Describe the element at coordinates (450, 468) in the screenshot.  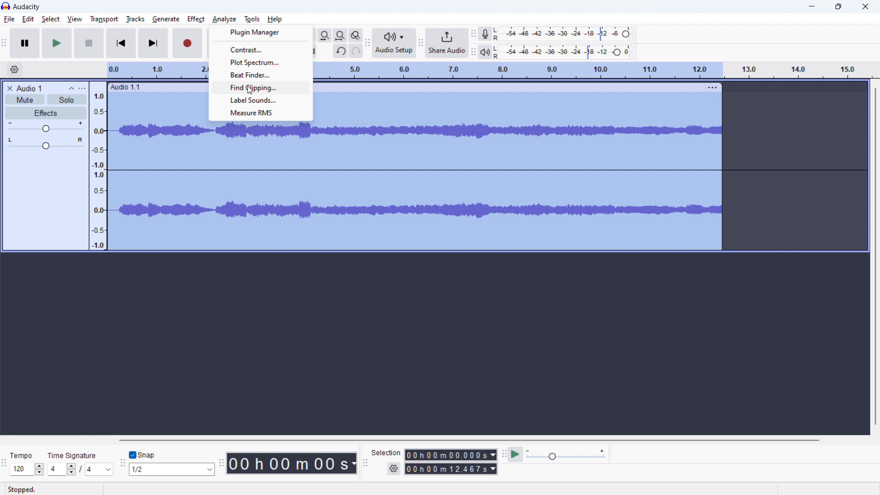
I see `end time` at that location.